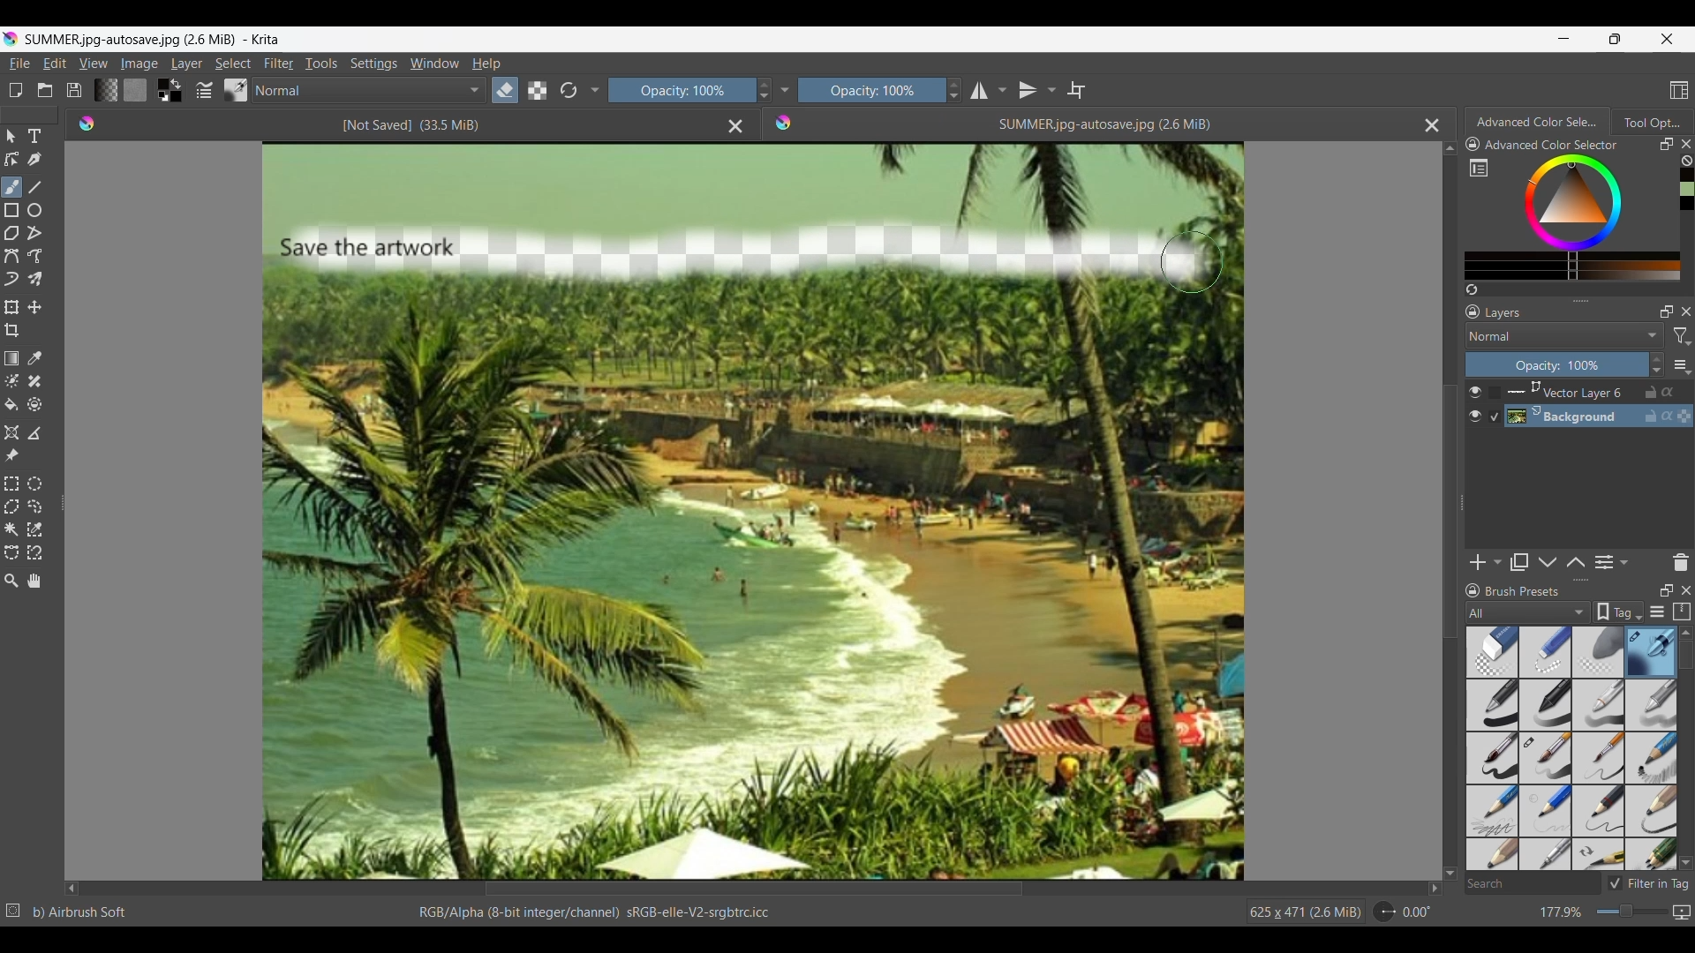 Image resolution: width=1695 pixels, height=953 pixels. What do you see at coordinates (1632, 912) in the screenshot?
I see `Slider to change zoom factor` at bounding box center [1632, 912].